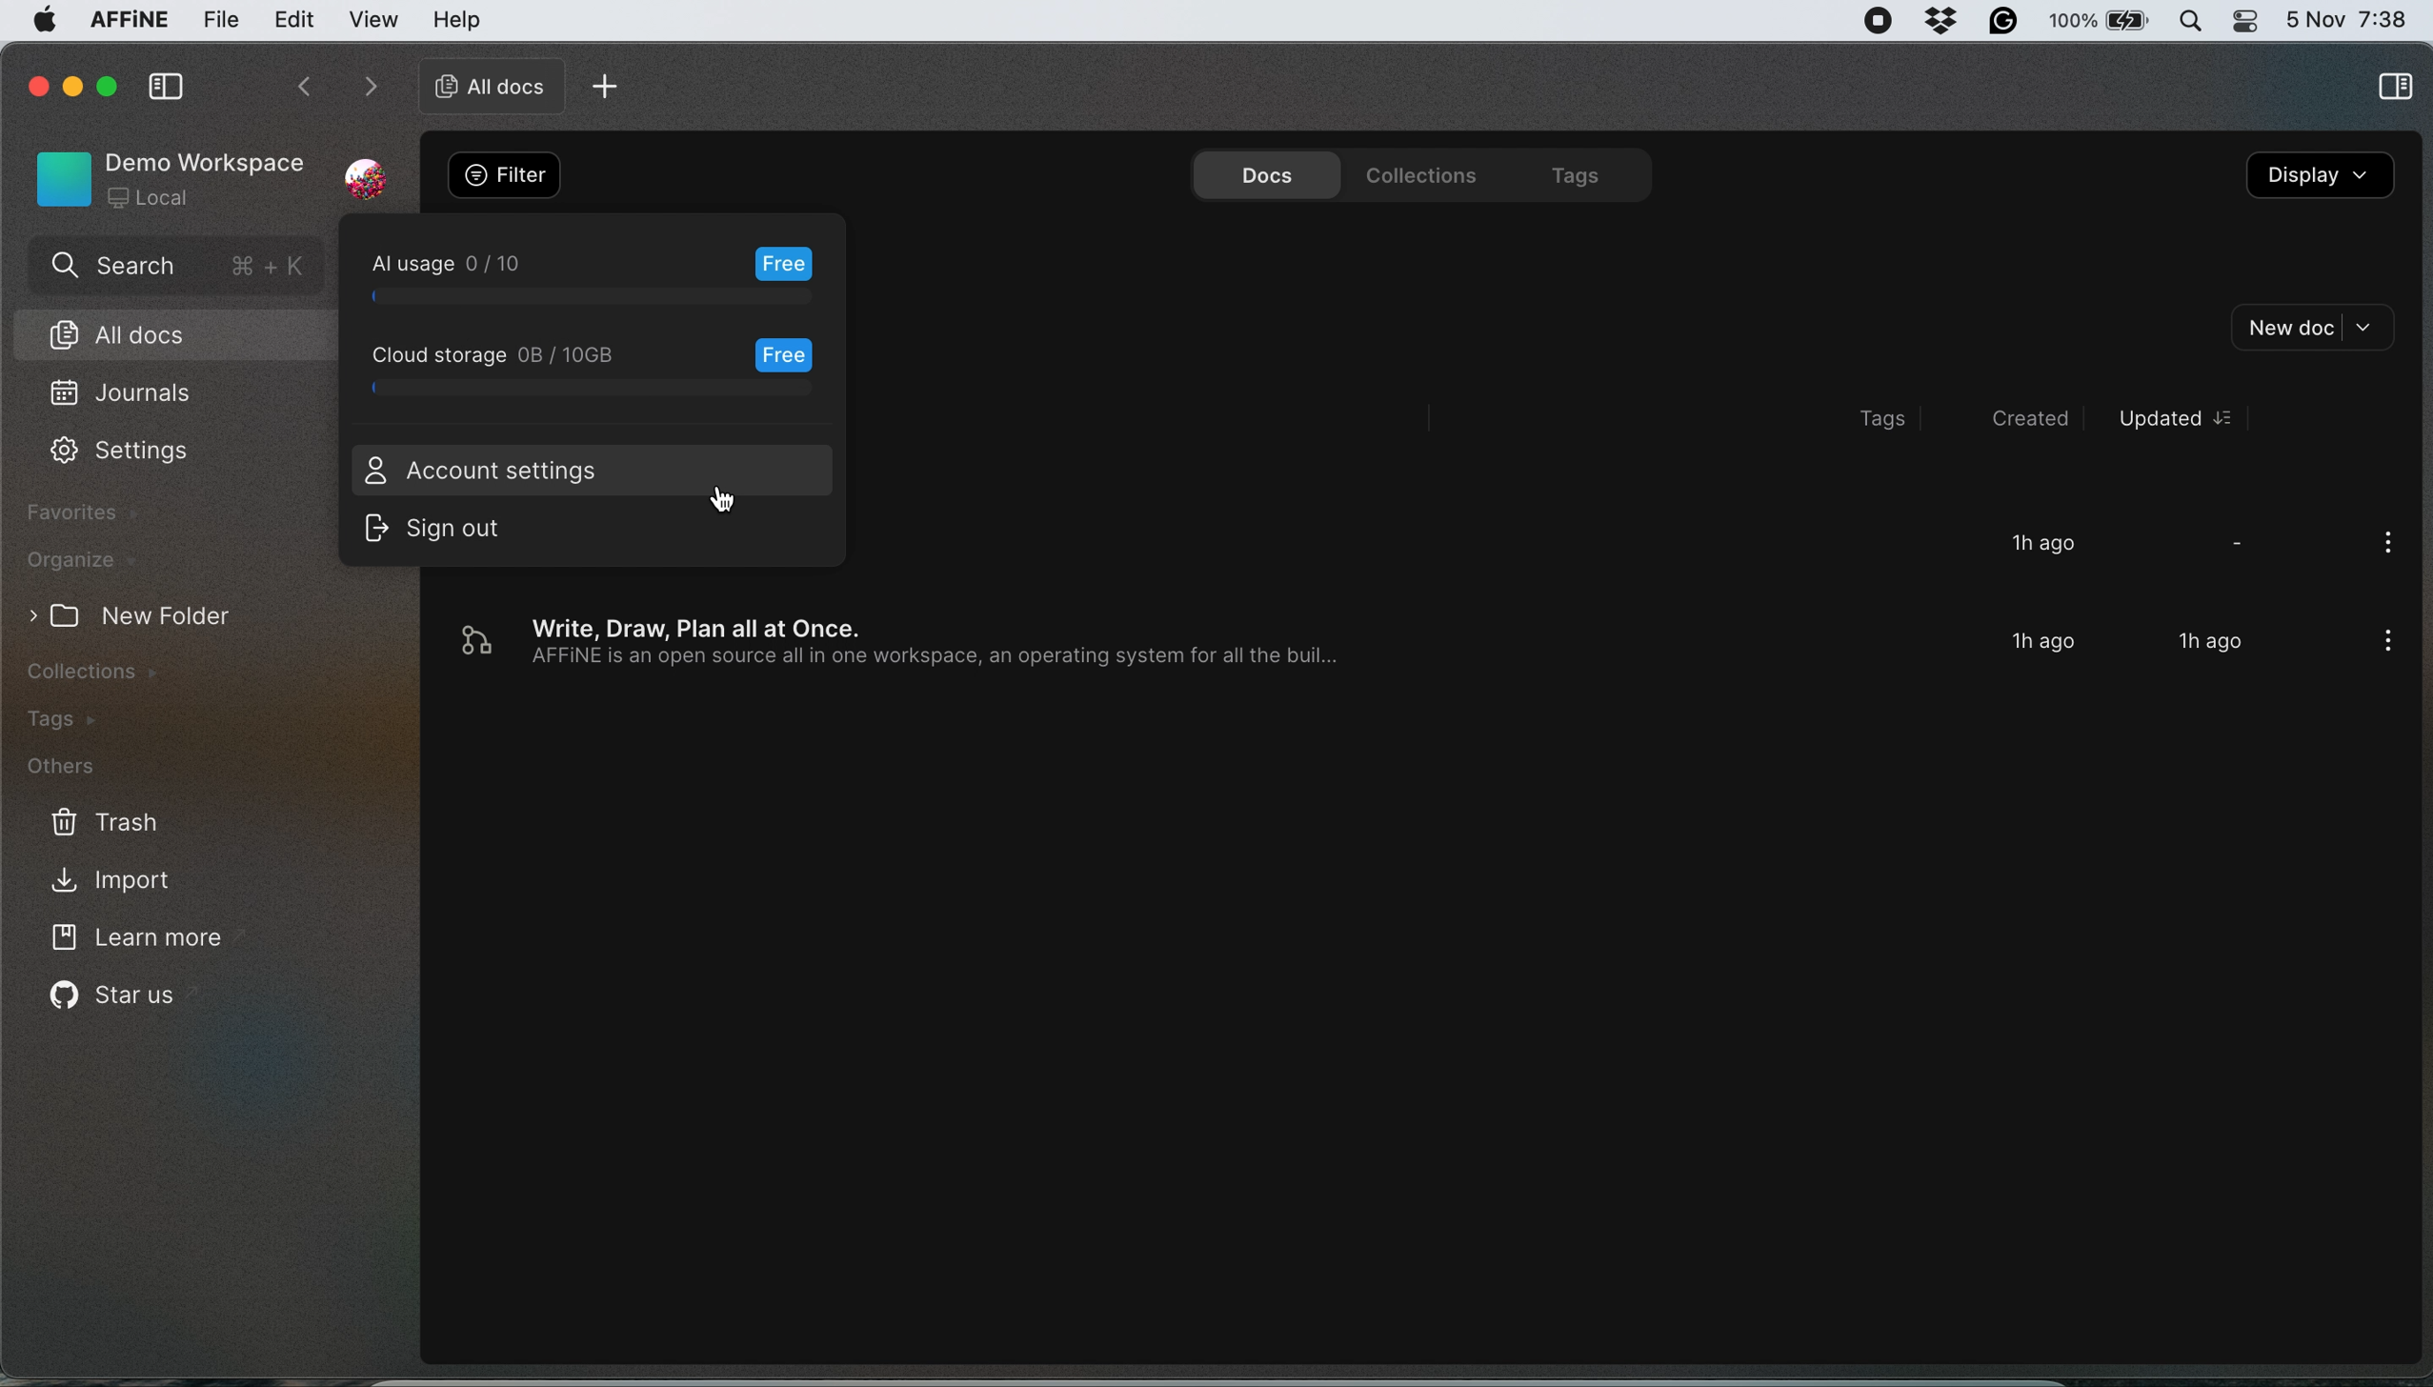  Describe the element at coordinates (172, 332) in the screenshot. I see `all docs` at that location.